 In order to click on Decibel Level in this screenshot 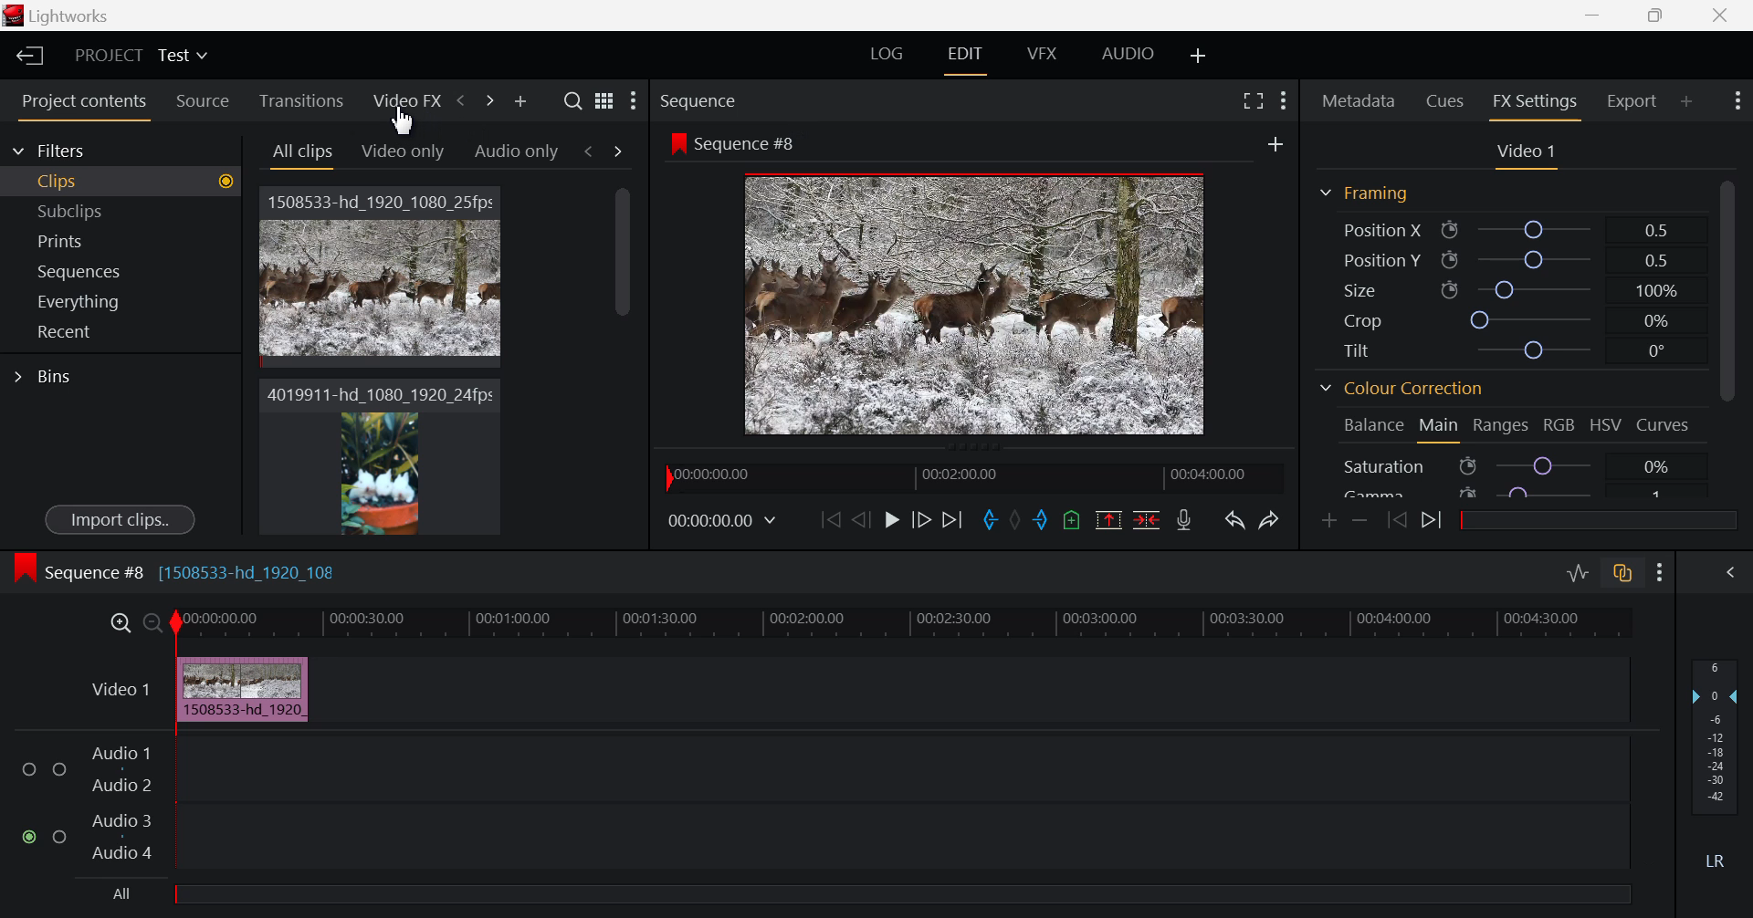, I will do `click(1716, 767)`.